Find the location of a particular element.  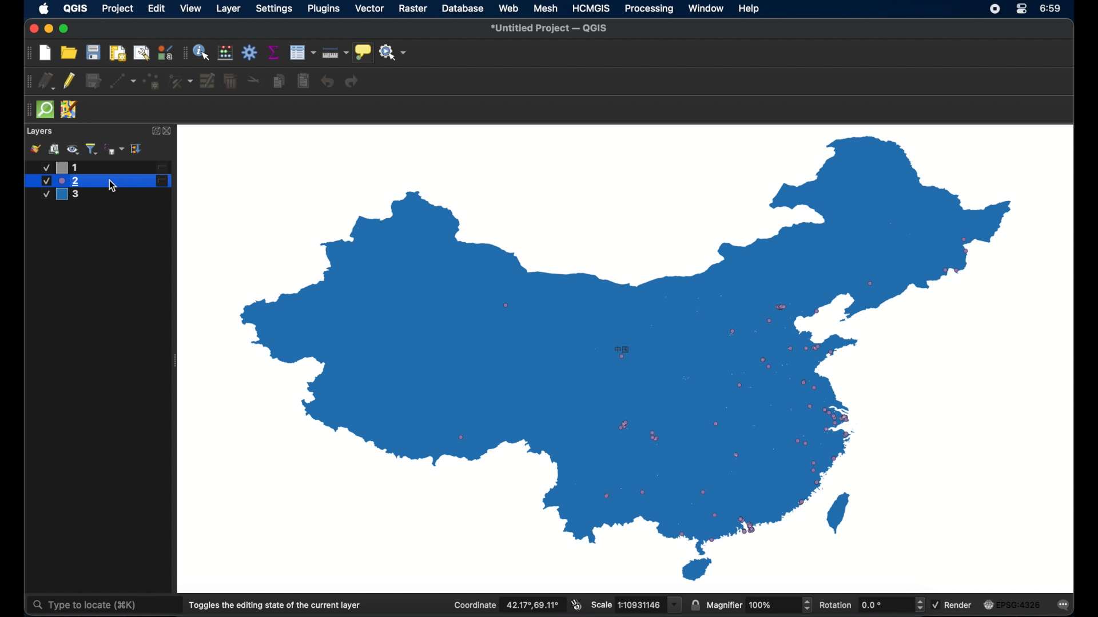

control  center is located at coordinates (993, 10).